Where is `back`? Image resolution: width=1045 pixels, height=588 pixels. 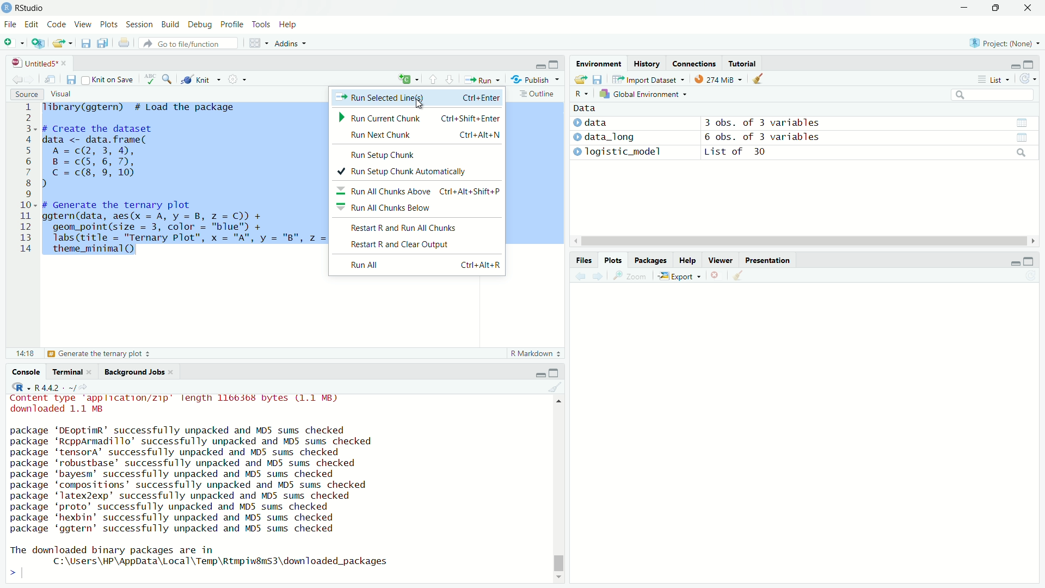 back is located at coordinates (15, 78).